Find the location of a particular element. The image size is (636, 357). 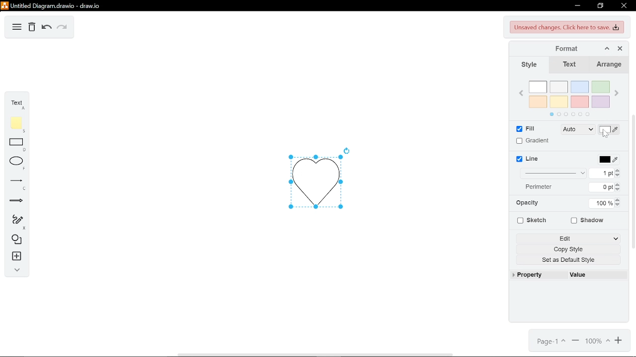

collapse is located at coordinates (16, 271).